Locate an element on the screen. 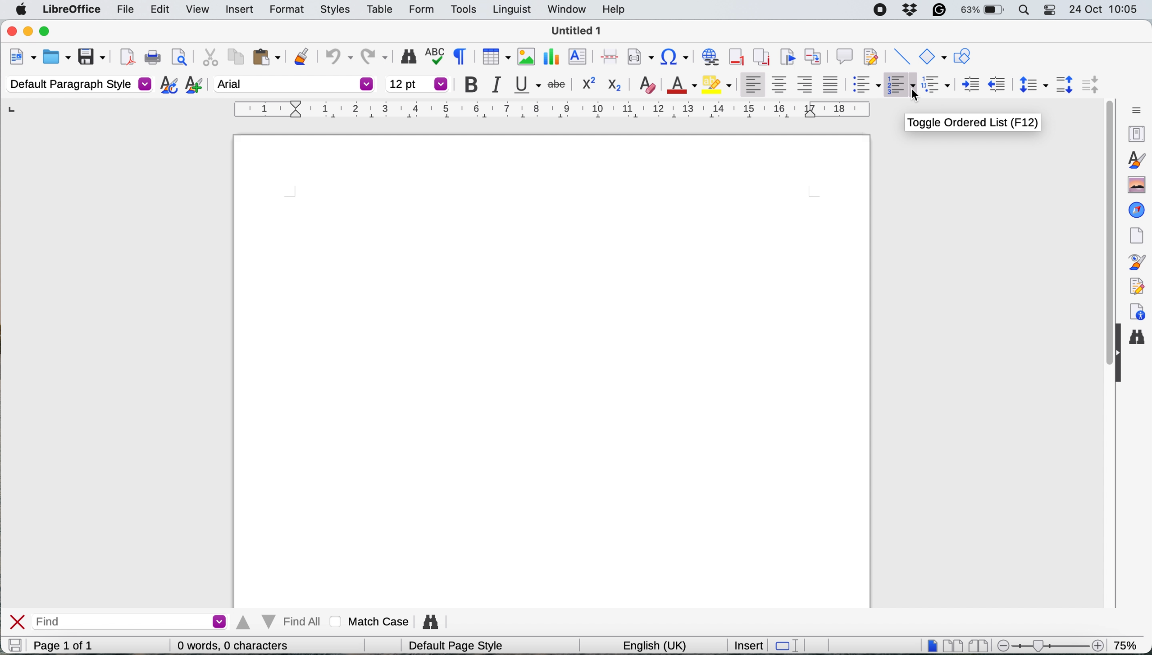 The image size is (1152, 655). find and replace is located at coordinates (408, 57).